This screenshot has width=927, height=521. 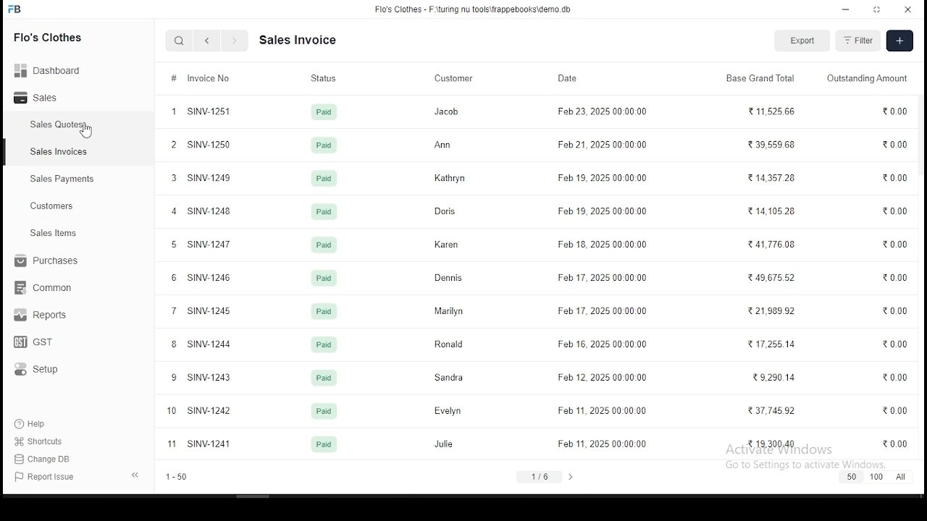 I want to click on sales, so click(x=56, y=124).